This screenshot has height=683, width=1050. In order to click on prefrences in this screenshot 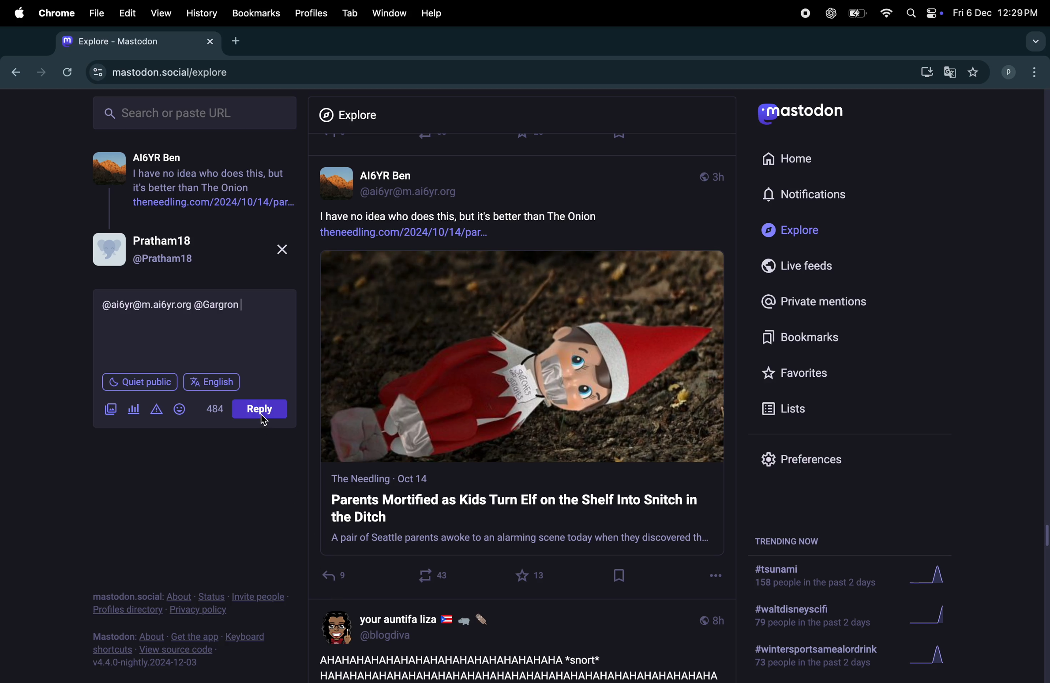, I will do `click(809, 462)`.